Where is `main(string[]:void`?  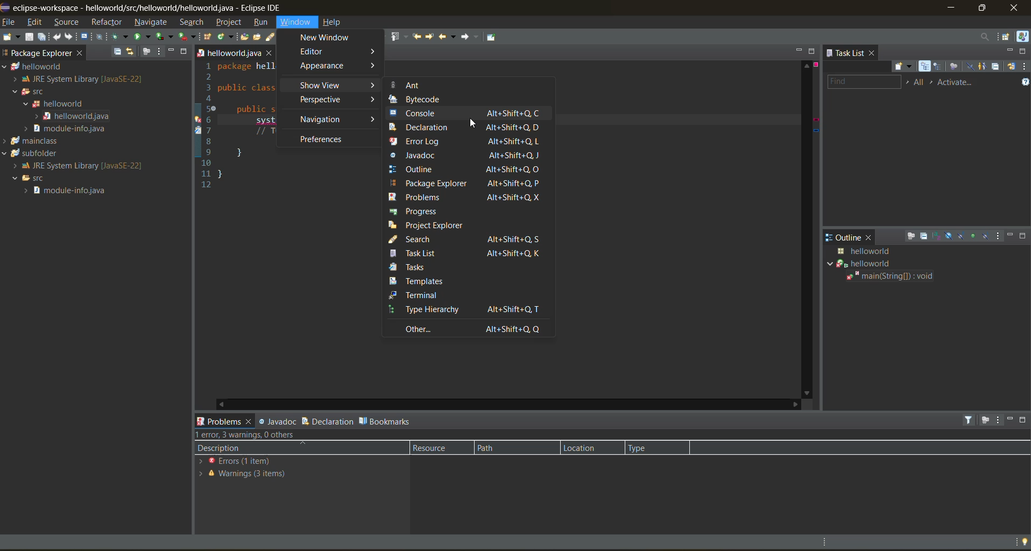
main(string[]:void is located at coordinates (906, 277).